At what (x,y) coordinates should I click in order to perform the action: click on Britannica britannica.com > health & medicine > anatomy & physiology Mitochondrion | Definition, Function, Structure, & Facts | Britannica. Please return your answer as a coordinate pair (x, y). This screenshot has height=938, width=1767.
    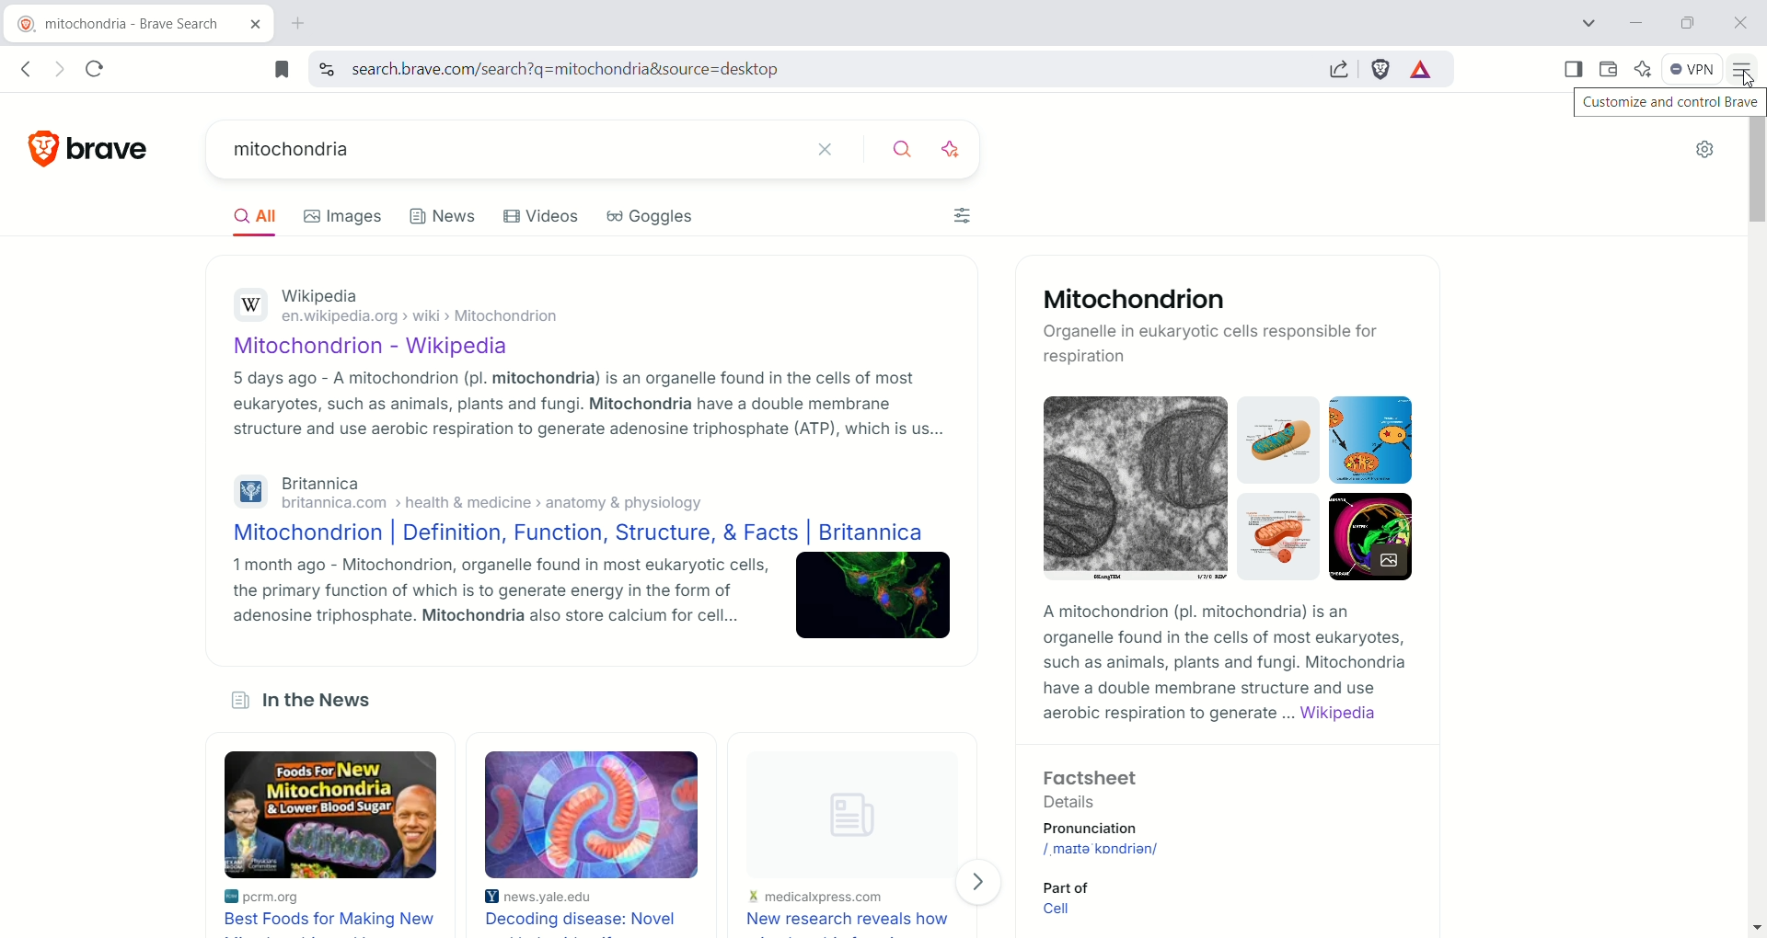
    Looking at the image, I should click on (581, 504).